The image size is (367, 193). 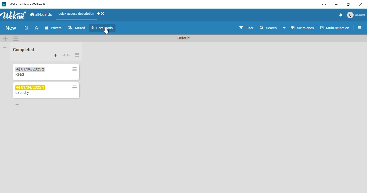 I want to click on Completed, so click(x=24, y=50).